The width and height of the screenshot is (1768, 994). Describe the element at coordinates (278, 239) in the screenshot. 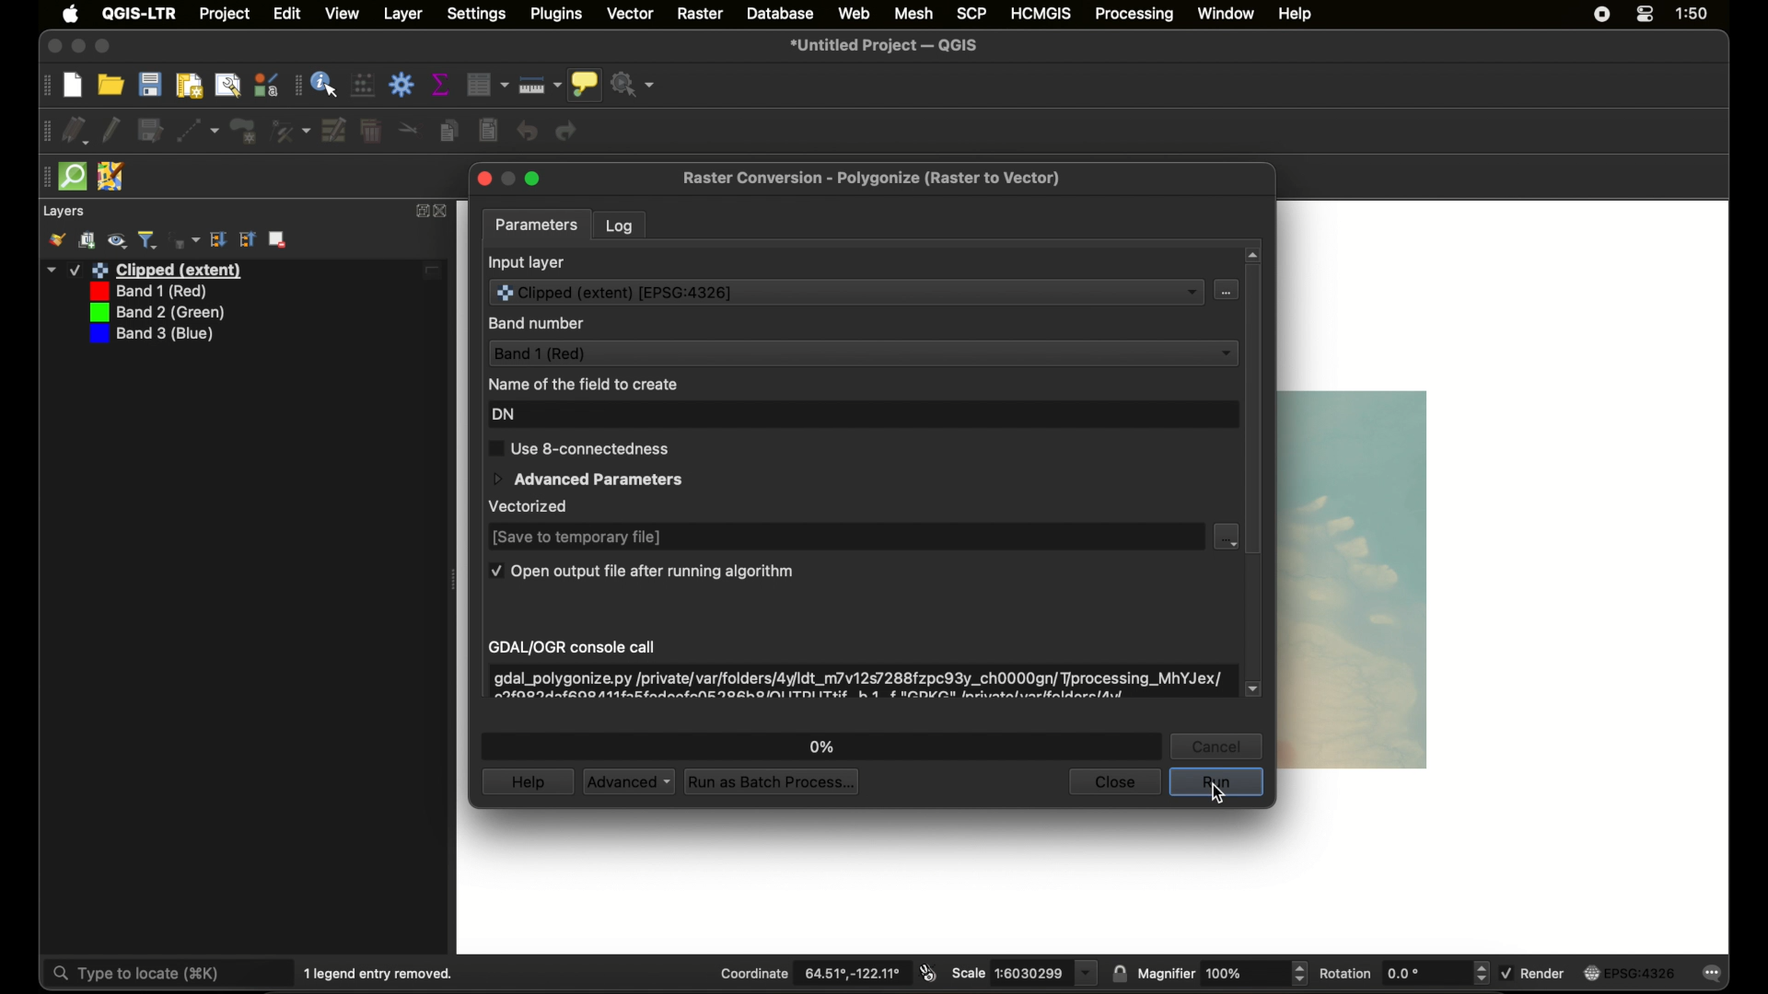

I see `remove layer` at that location.